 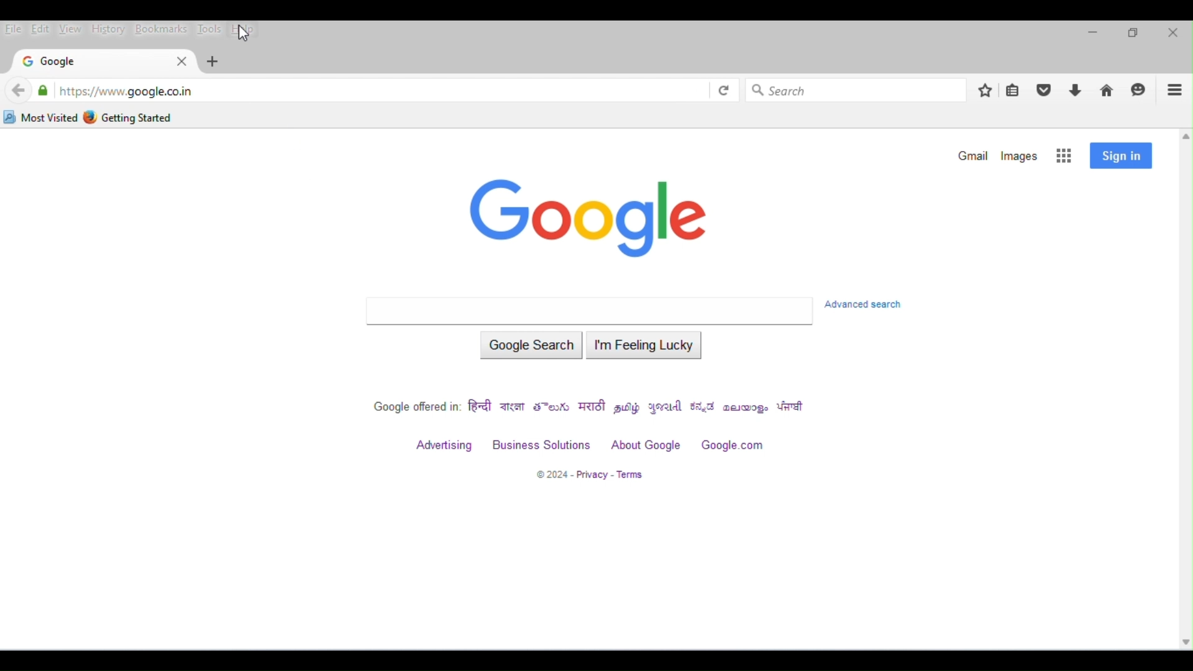 What do you see at coordinates (667, 408) in the screenshot?
I see `gujrati` at bounding box center [667, 408].